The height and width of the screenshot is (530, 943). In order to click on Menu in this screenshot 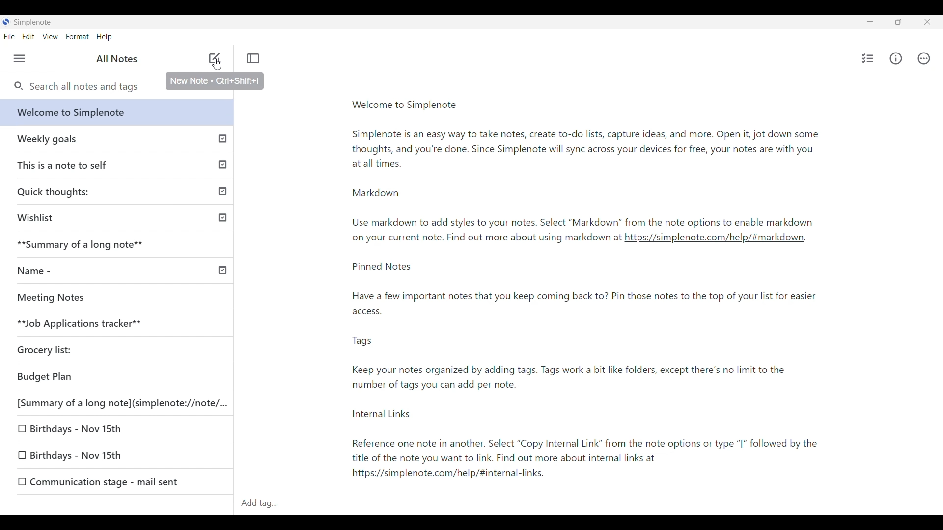, I will do `click(20, 58)`.